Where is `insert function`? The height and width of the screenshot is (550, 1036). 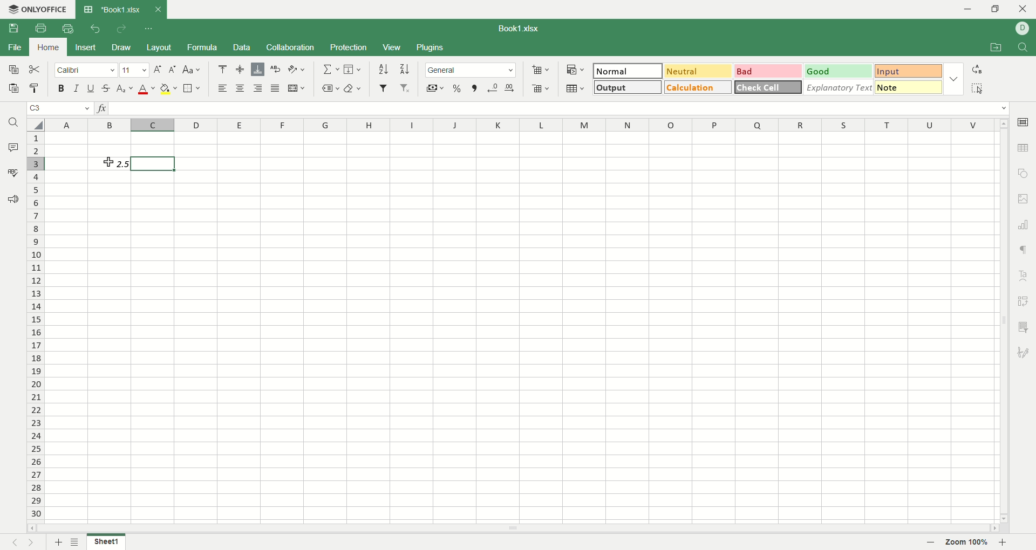
insert function is located at coordinates (102, 108).